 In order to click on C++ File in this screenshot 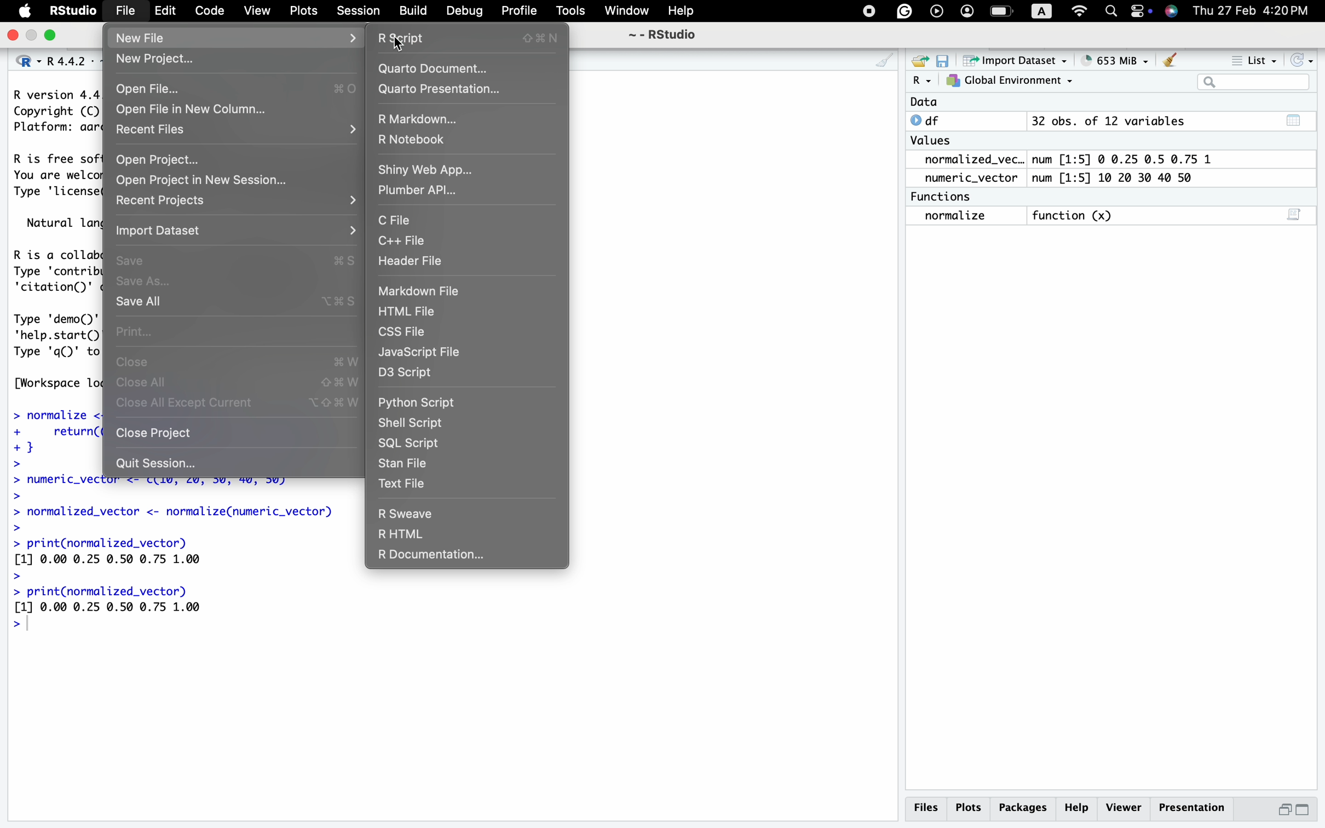, I will do `click(402, 241)`.